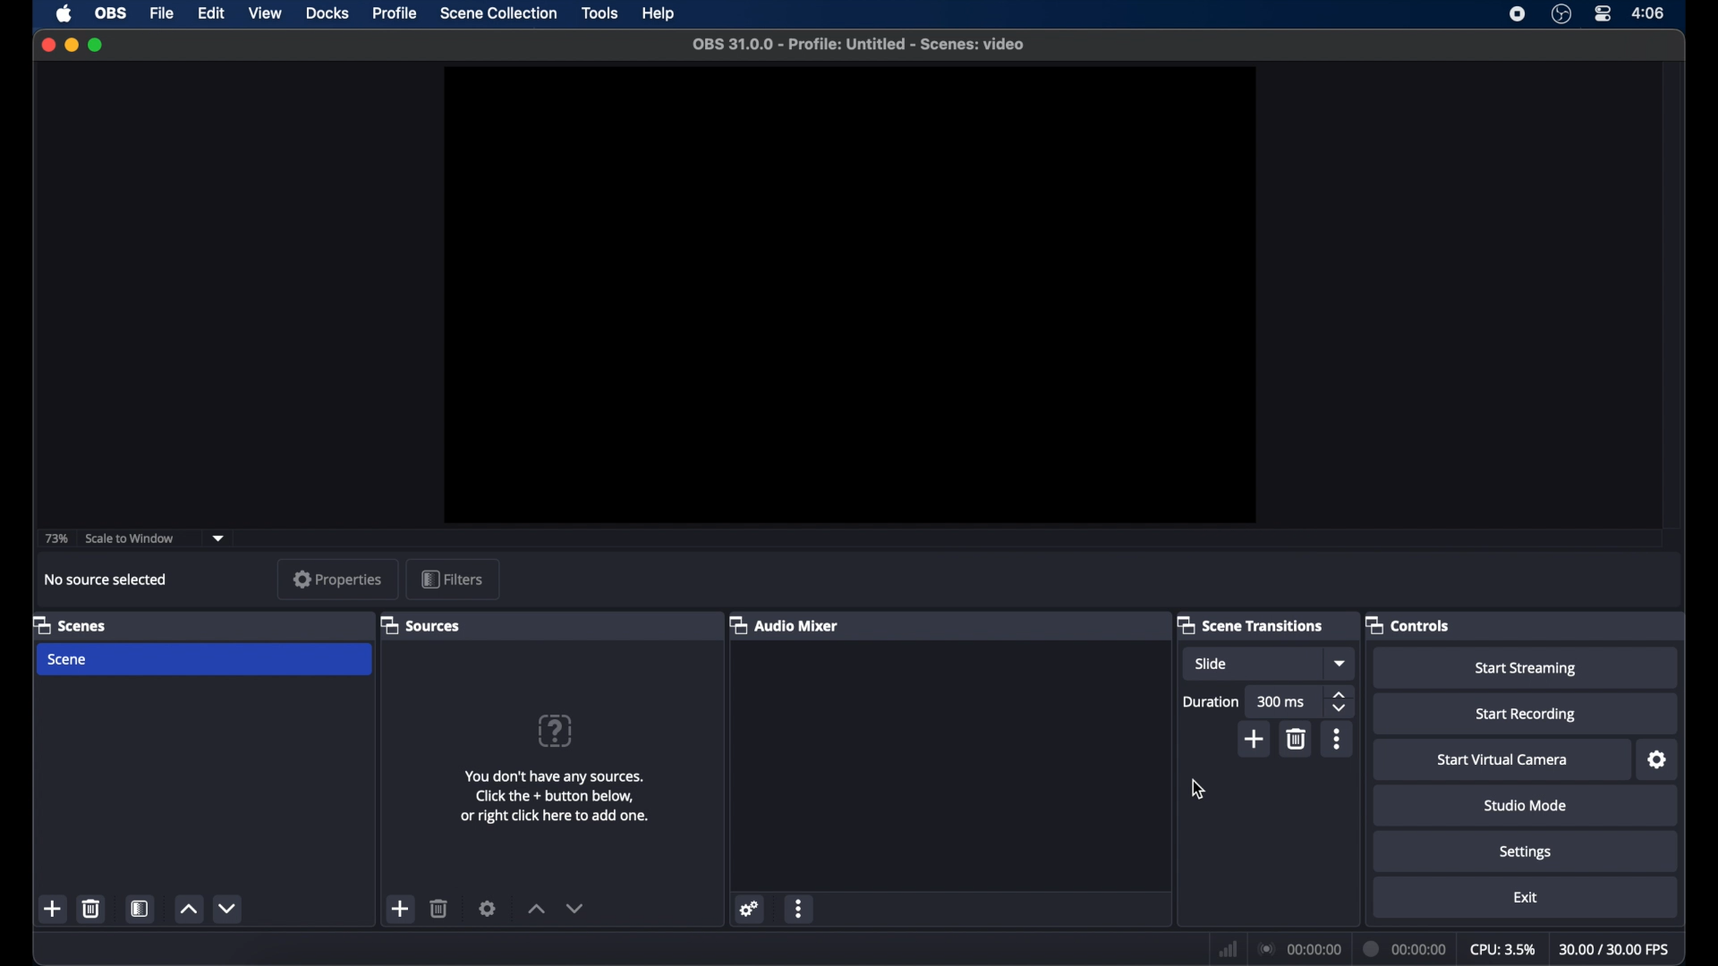 This screenshot has width=1718, height=966. What do you see at coordinates (109, 13) in the screenshot?
I see `obs` at bounding box center [109, 13].